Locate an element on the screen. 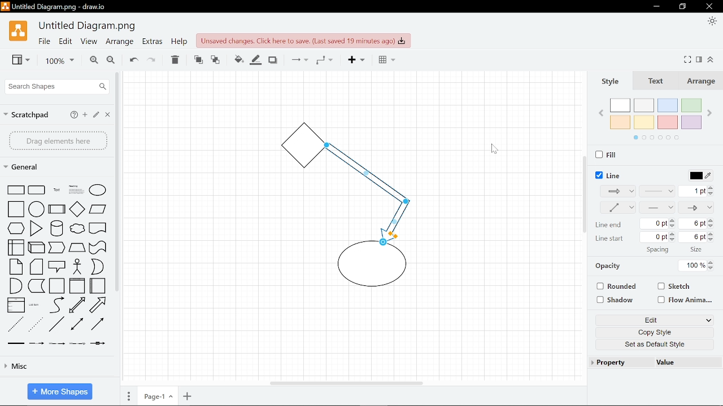 Image resolution: width=723 pixels, height=406 pixels. shape is located at coordinates (16, 229).